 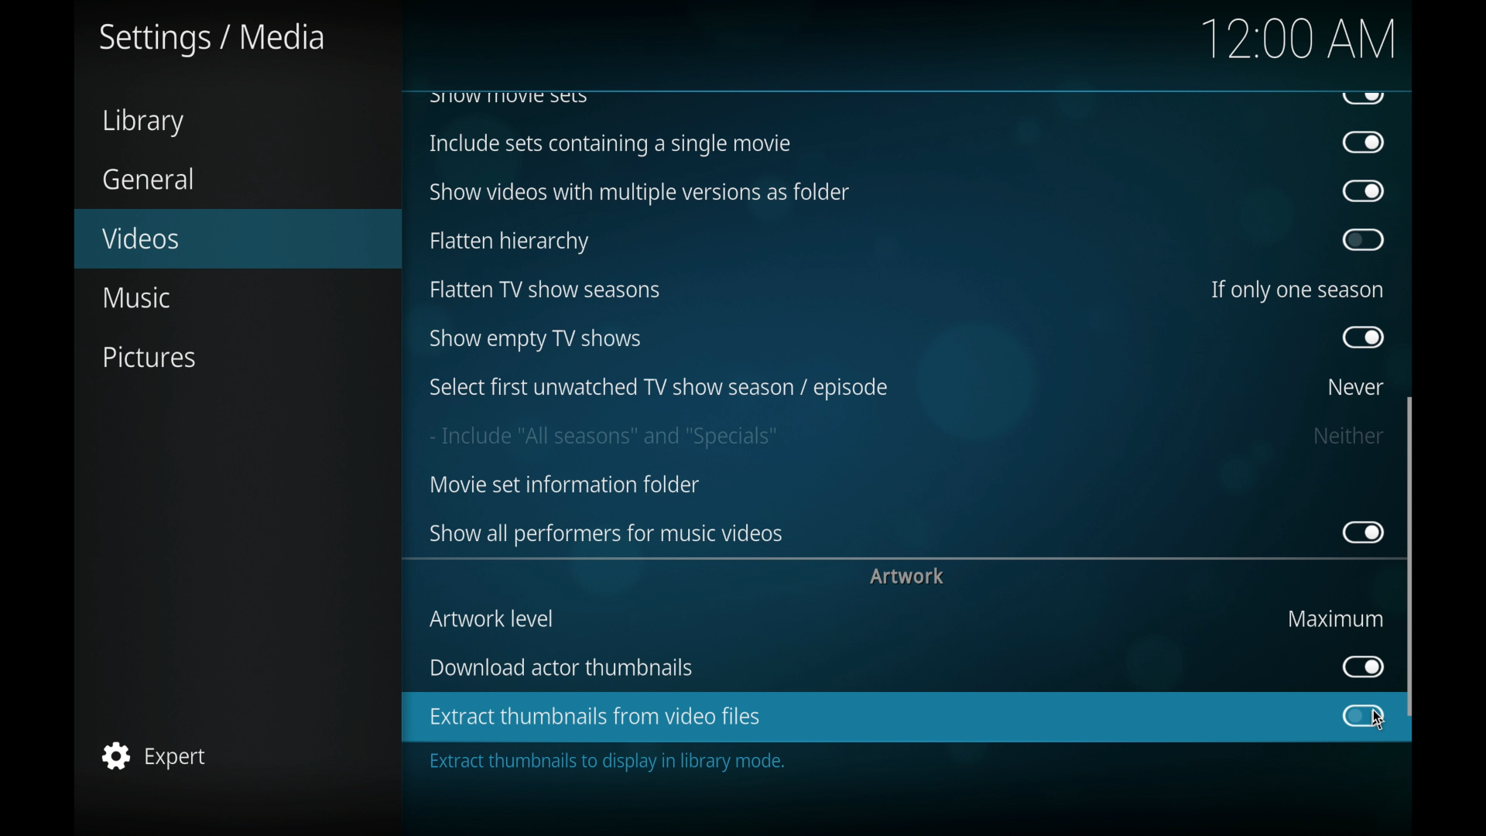 What do you see at coordinates (607, 534) in the screenshot?
I see `showallperformers for  music videos` at bounding box center [607, 534].